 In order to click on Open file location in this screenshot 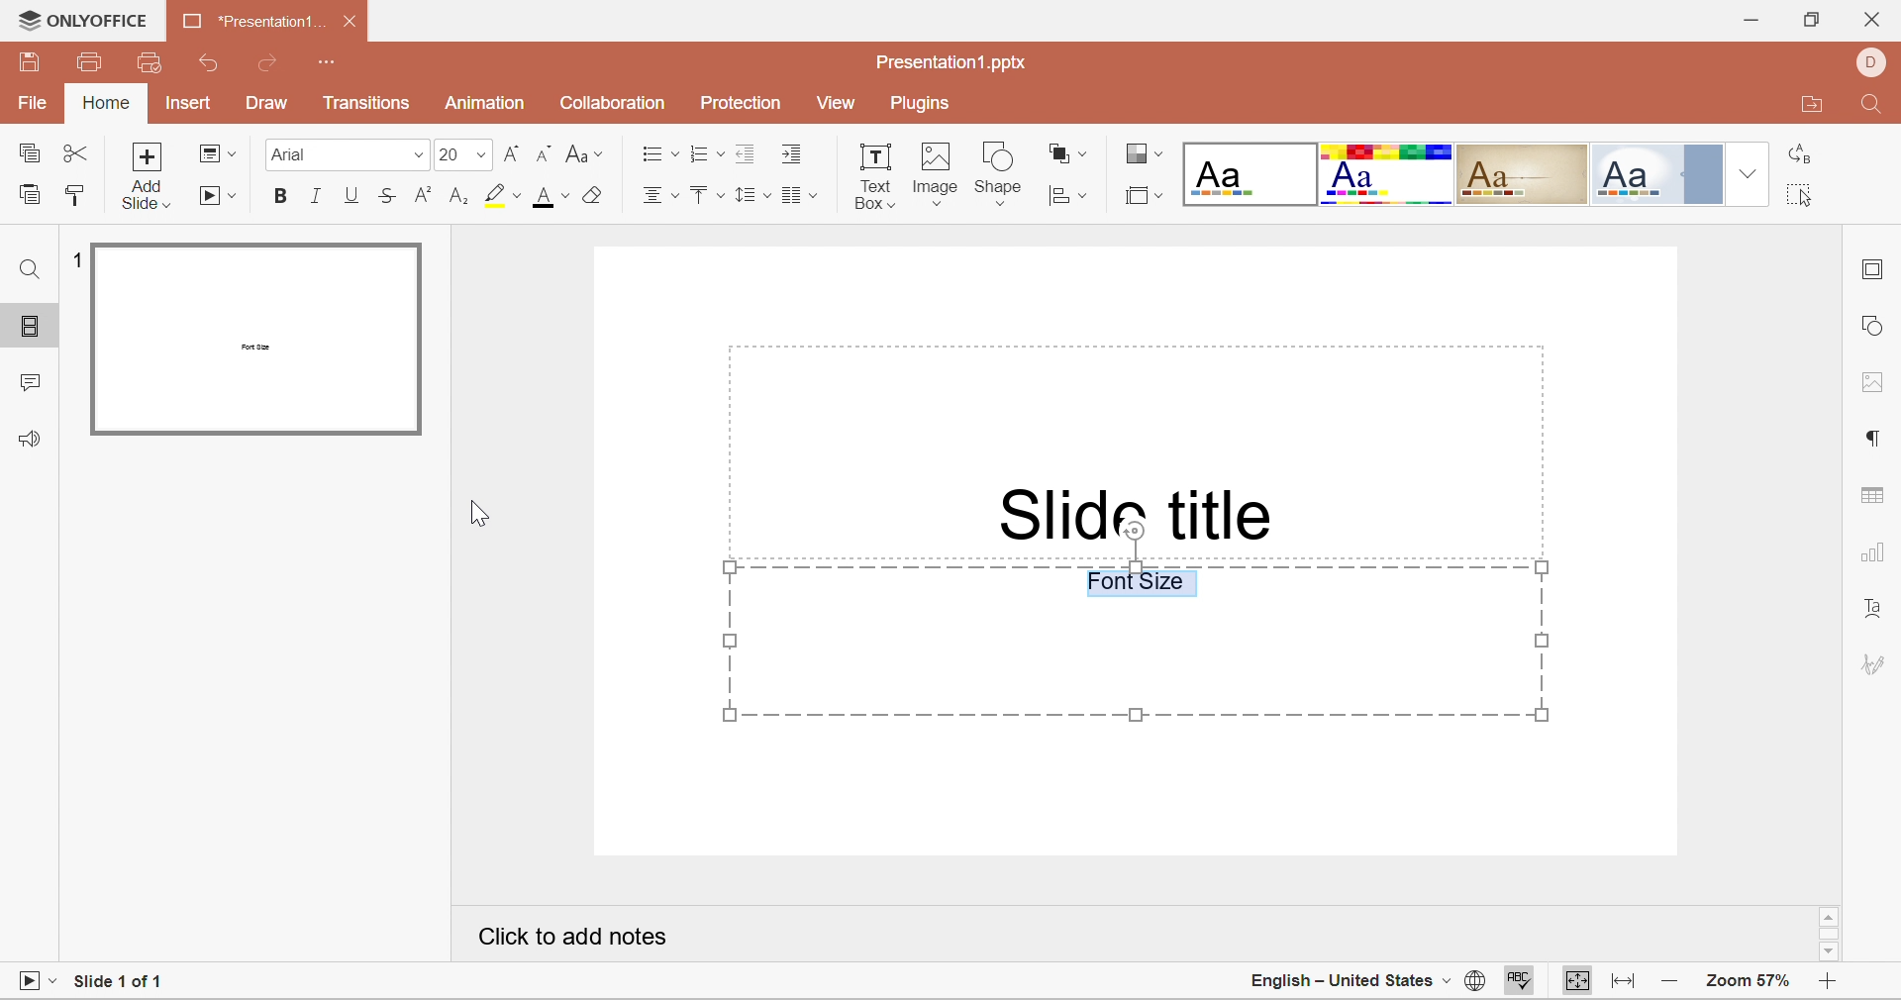, I will do `click(1815, 105)`.